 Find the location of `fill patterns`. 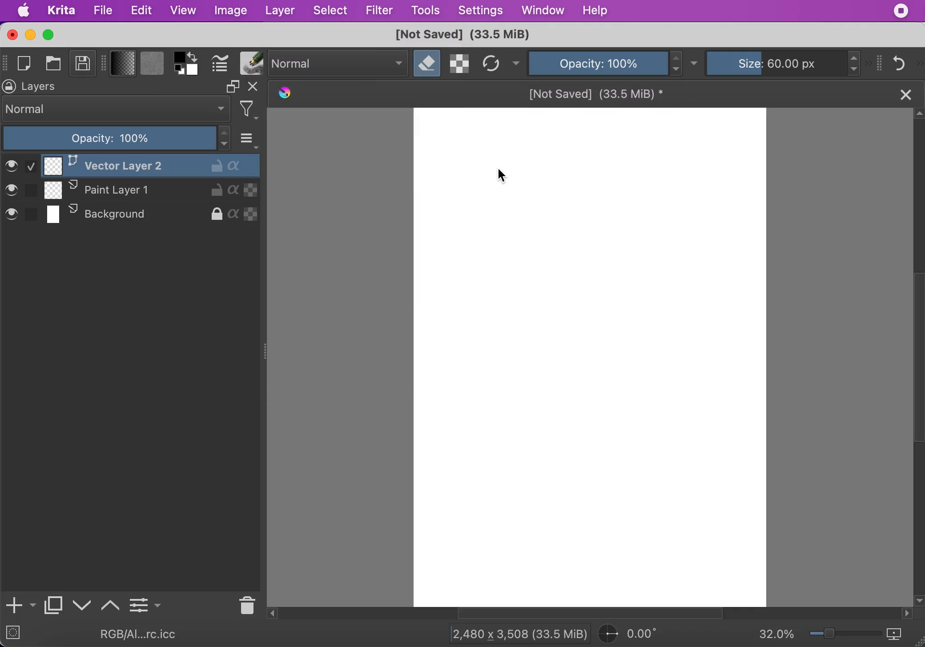

fill patterns is located at coordinates (152, 65).